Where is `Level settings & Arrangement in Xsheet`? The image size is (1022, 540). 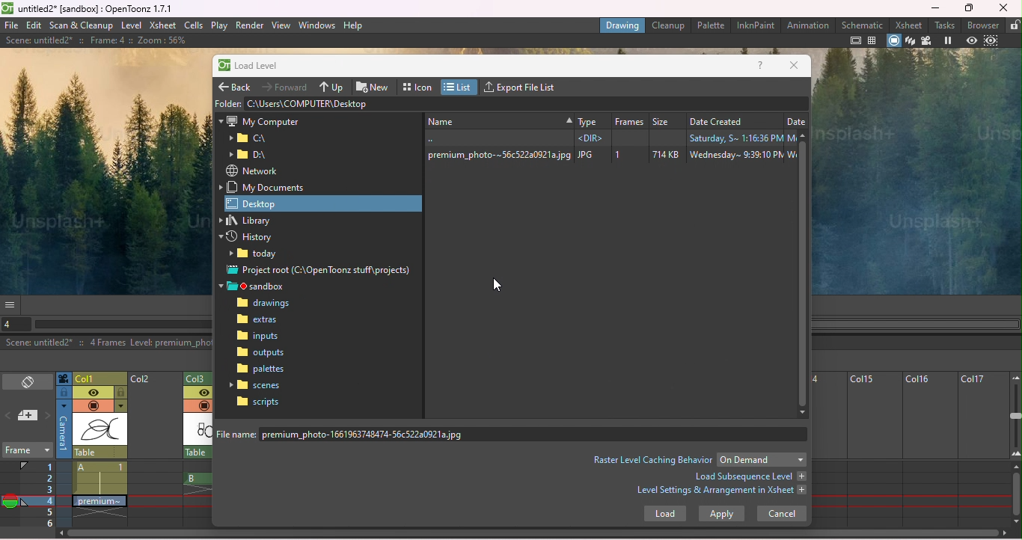 Level settings & Arrangement in Xsheet is located at coordinates (722, 492).